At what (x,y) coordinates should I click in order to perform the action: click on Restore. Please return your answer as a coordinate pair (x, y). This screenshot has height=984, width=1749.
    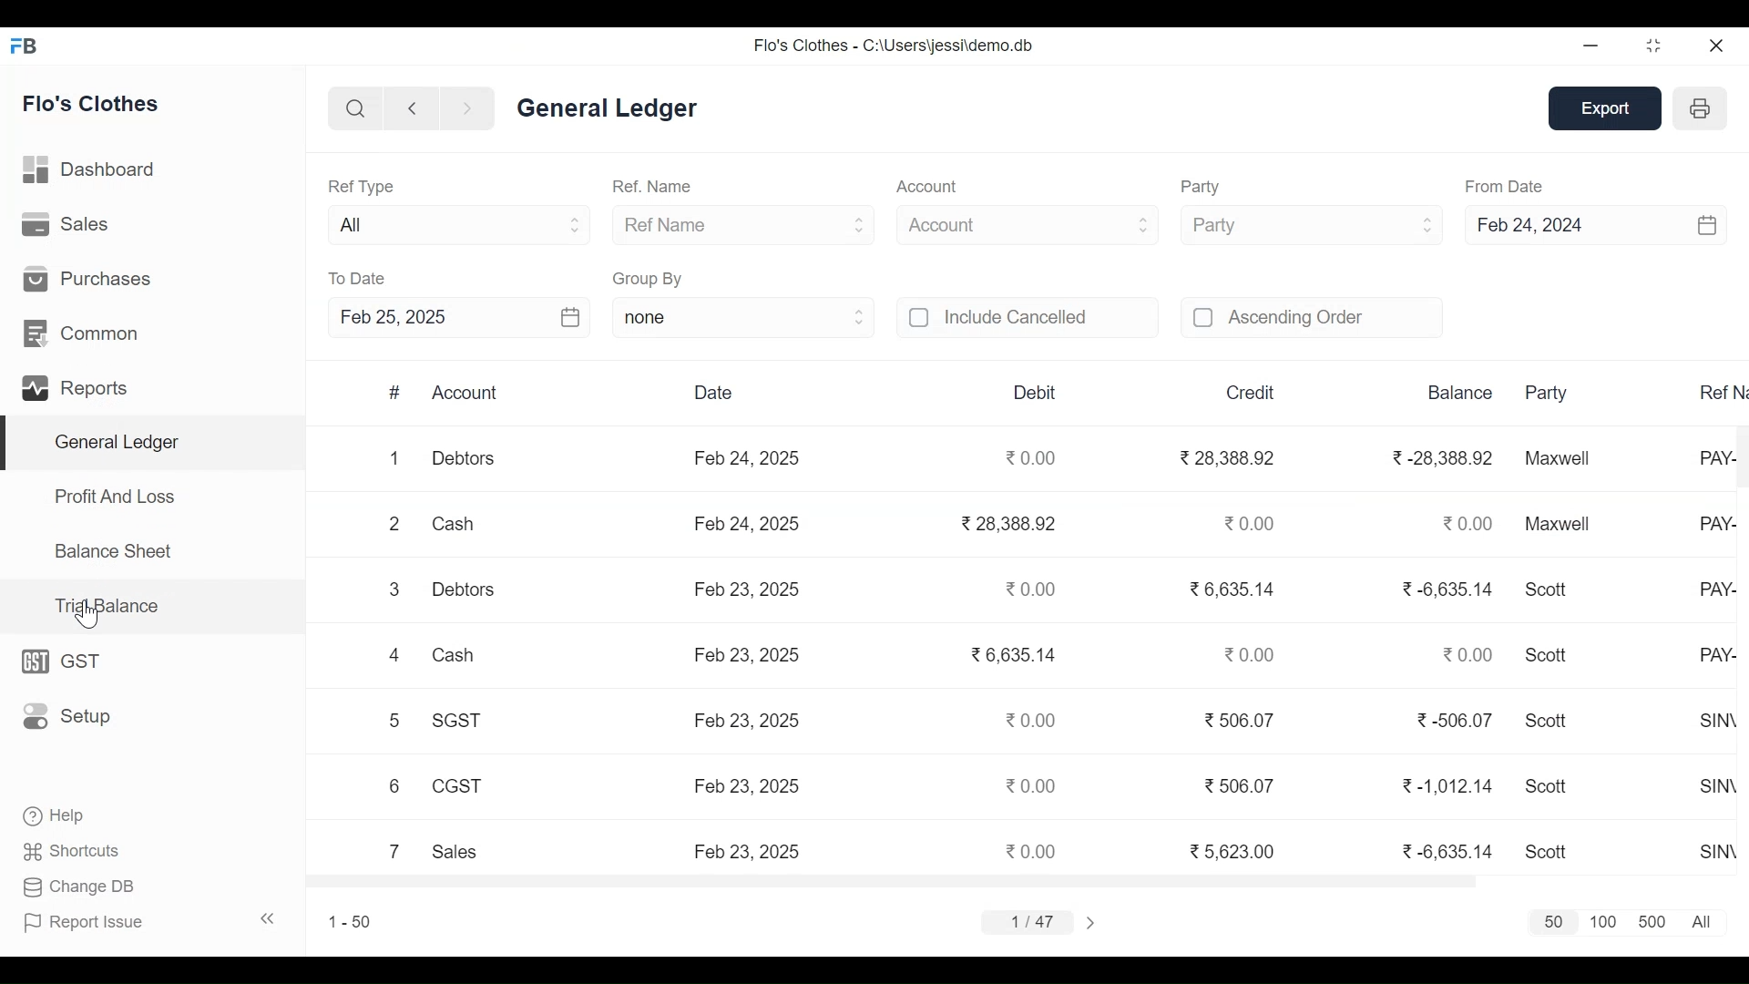
    Looking at the image, I should click on (1656, 45).